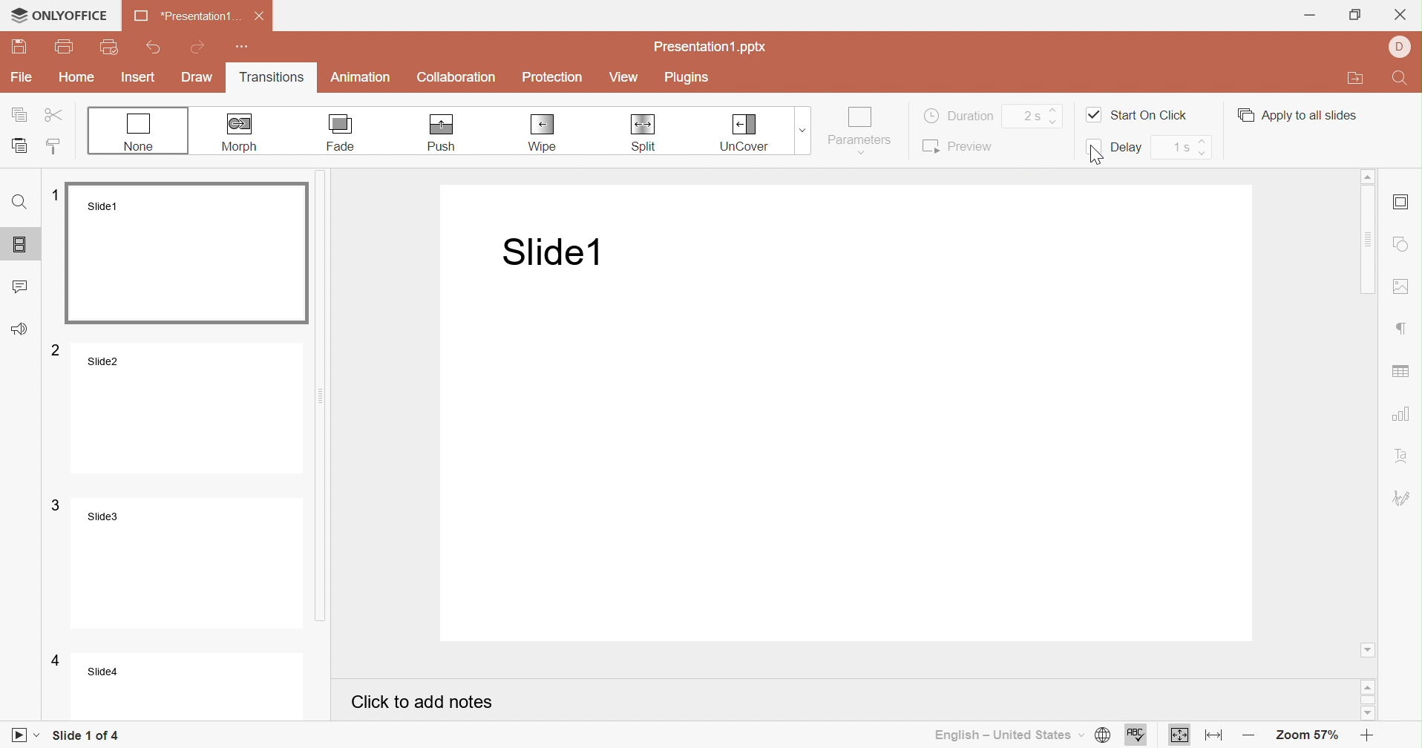 This screenshot has width=1422, height=748. I want to click on Insert chart, so click(1403, 414).